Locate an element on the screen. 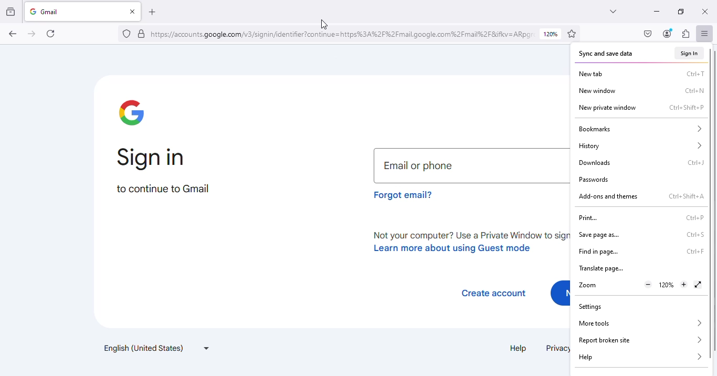 The height and width of the screenshot is (376, 717). list all tabs is located at coordinates (614, 12).